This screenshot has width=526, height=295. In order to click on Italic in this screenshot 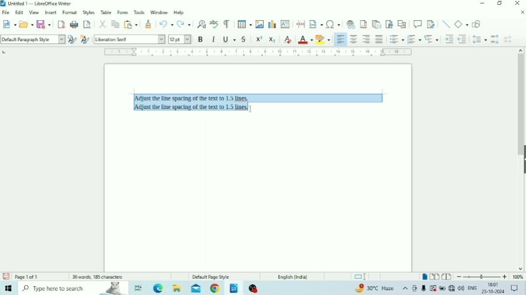, I will do `click(214, 39)`.